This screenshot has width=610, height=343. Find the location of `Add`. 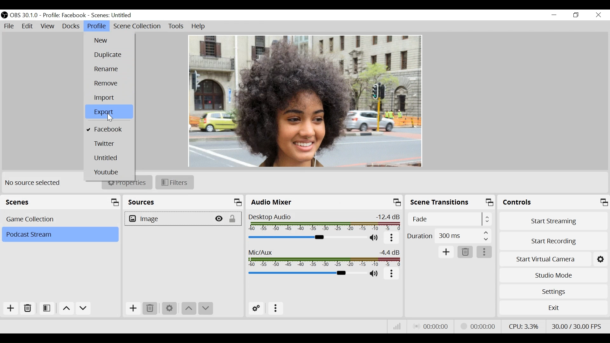

Add is located at coordinates (11, 308).